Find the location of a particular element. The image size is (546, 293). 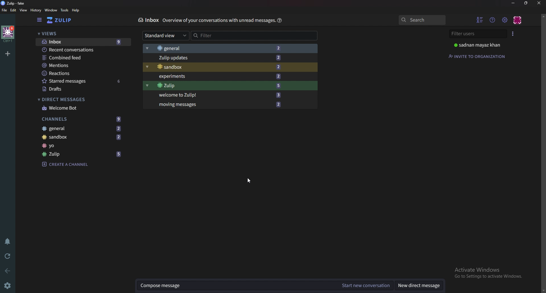

History is located at coordinates (35, 10).